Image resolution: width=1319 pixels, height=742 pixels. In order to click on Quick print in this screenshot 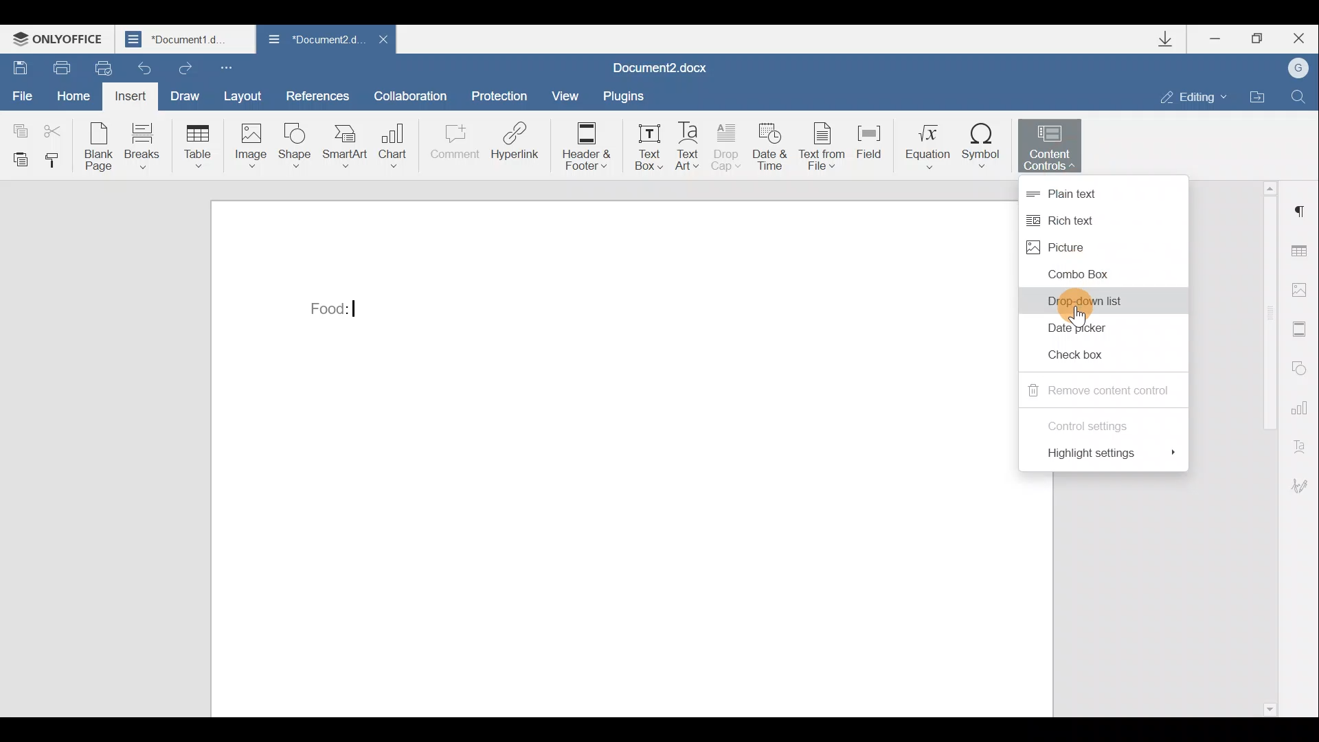, I will do `click(102, 69)`.